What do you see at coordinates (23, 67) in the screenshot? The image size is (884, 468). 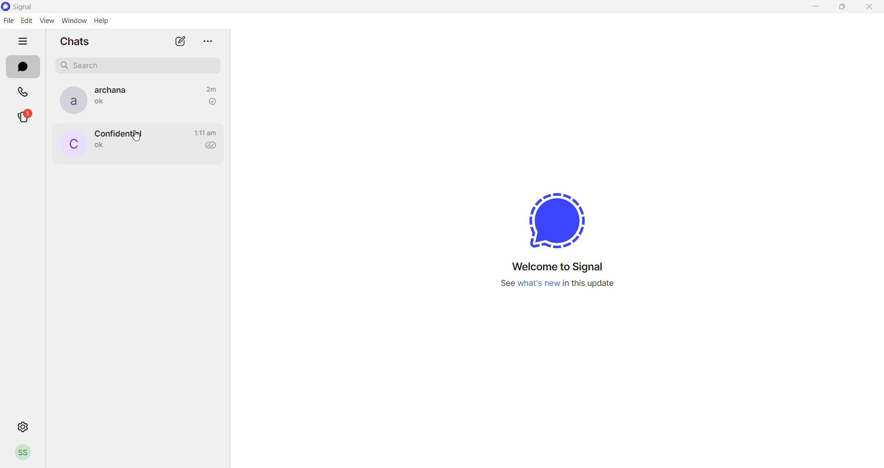 I see `chats` at bounding box center [23, 67].